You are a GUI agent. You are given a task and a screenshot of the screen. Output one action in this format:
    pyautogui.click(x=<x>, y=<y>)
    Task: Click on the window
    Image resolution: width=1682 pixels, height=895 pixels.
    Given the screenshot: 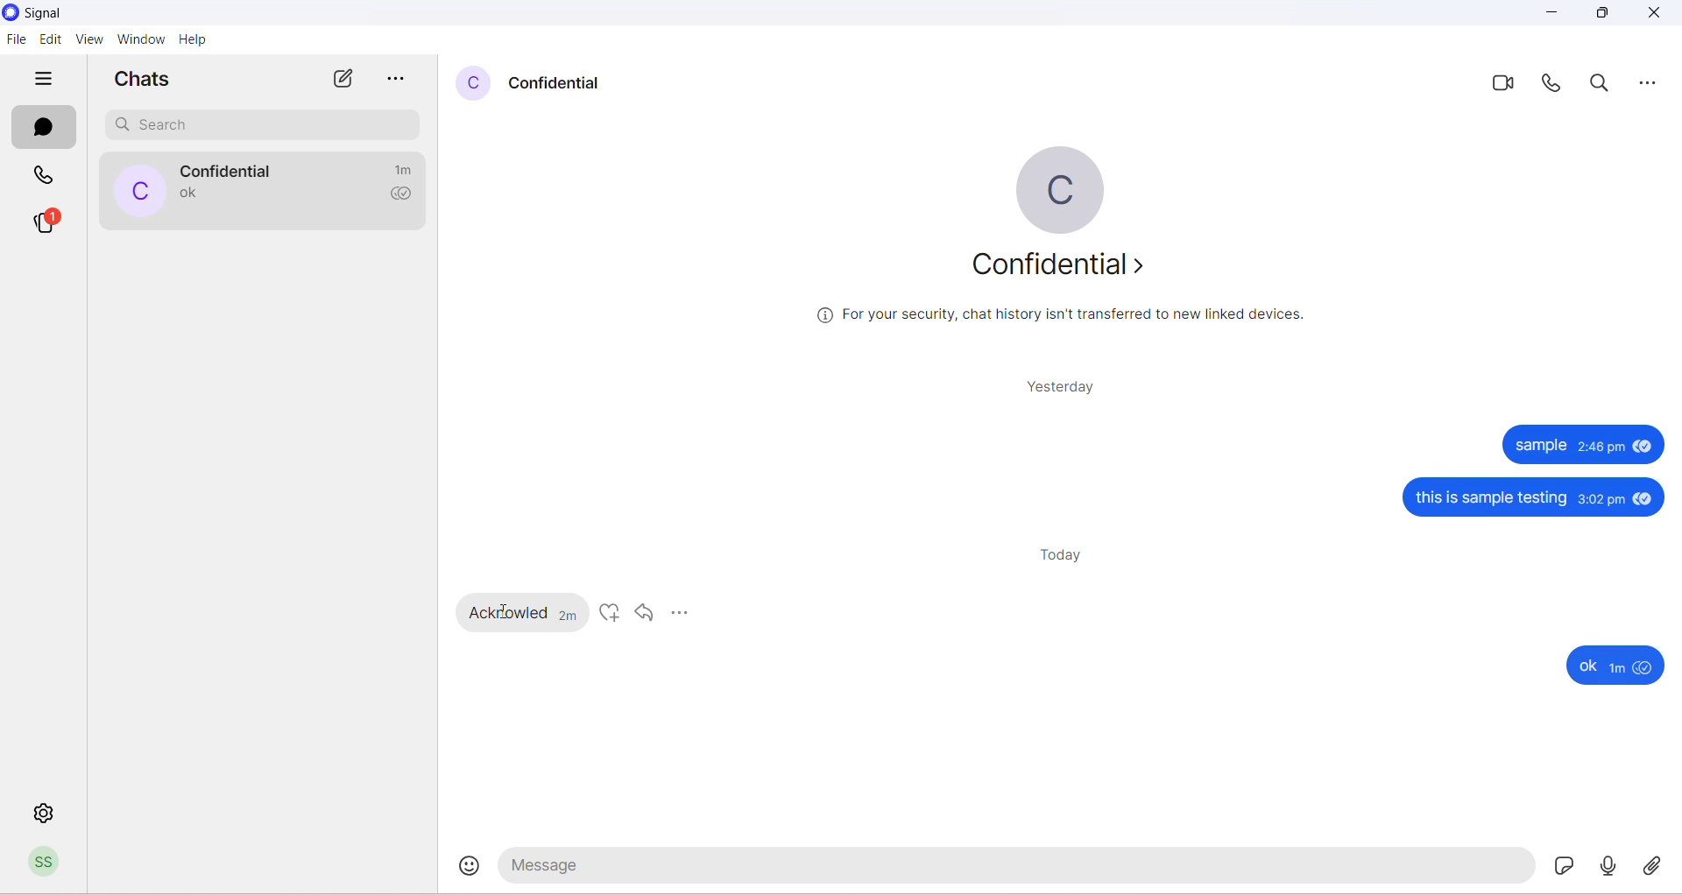 What is the action you would take?
    pyautogui.click(x=143, y=39)
    